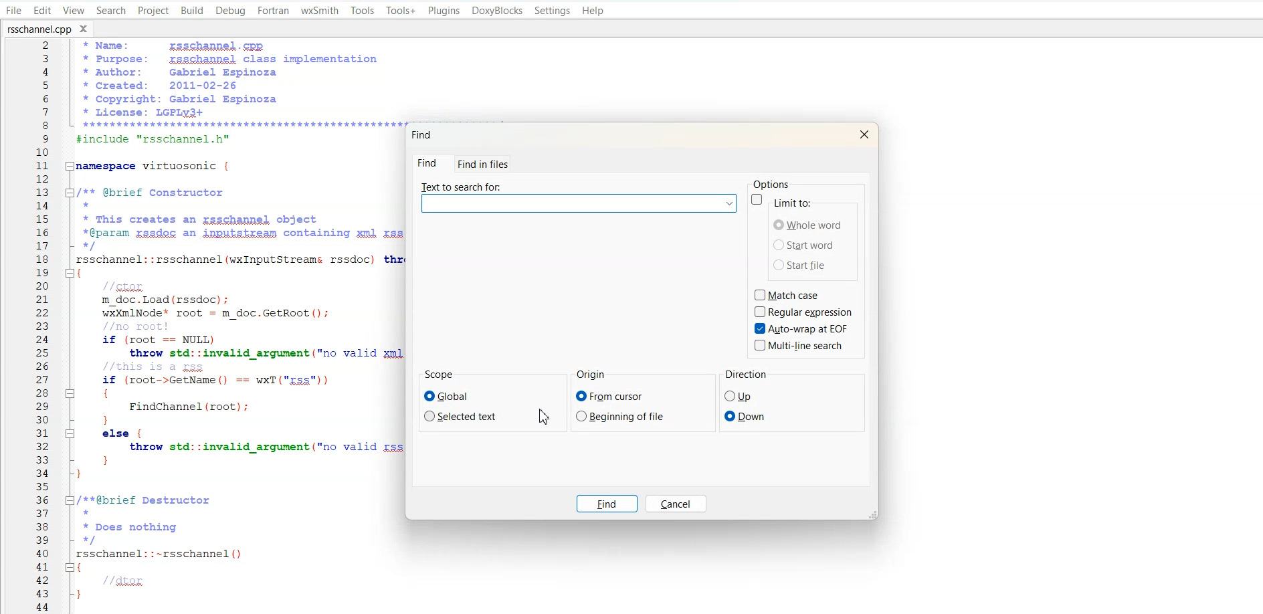  Describe the element at coordinates (464, 415) in the screenshot. I see `Selected text` at that location.